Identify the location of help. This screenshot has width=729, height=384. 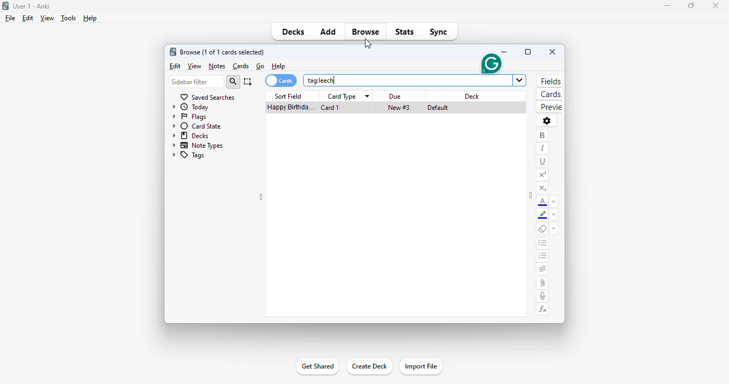
(90, 18).